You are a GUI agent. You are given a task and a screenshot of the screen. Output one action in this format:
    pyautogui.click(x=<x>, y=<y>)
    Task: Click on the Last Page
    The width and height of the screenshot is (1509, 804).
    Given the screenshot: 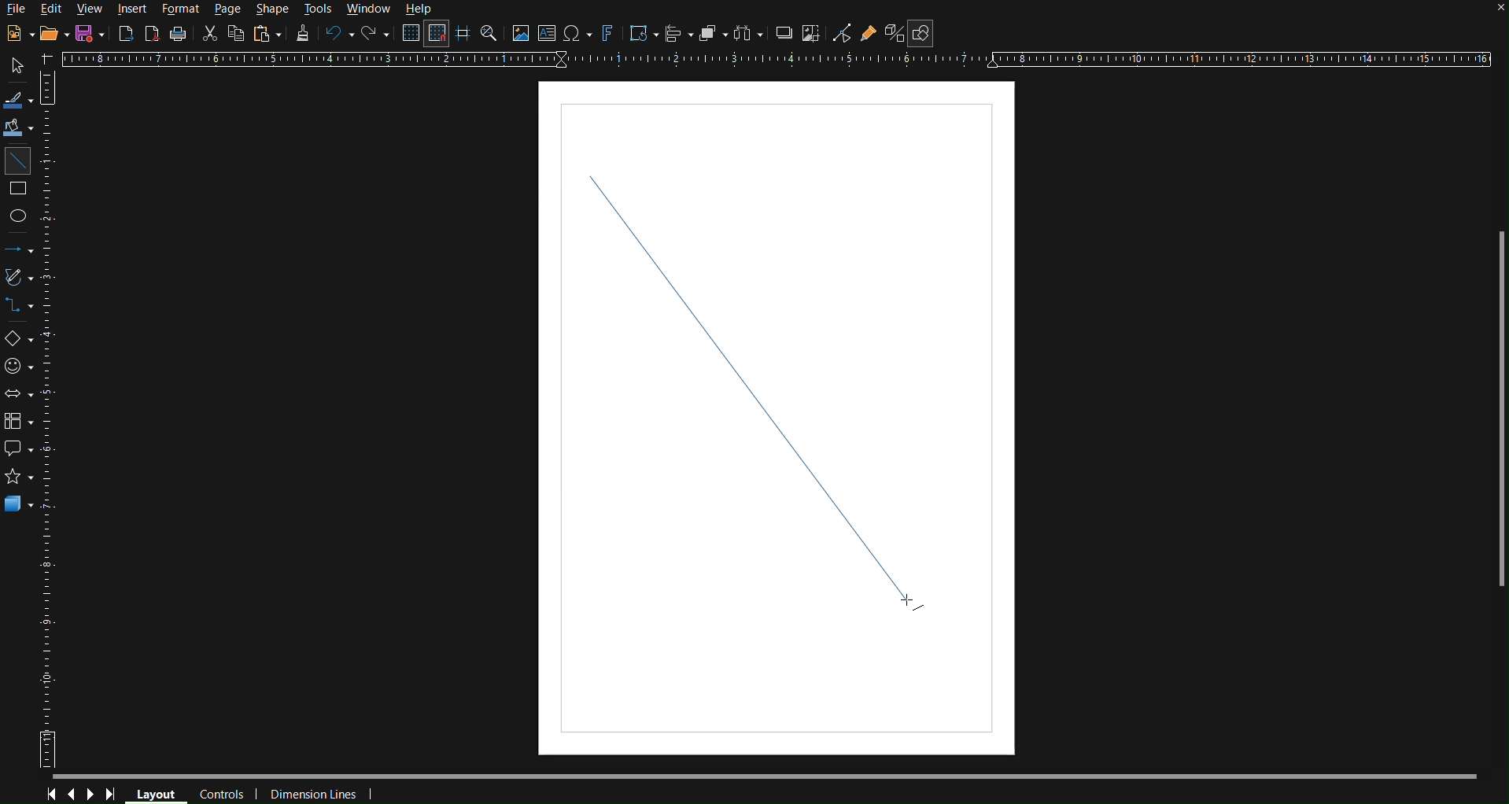 What is the action you would take?
    pyautogui.click(x=115, y=794)
    